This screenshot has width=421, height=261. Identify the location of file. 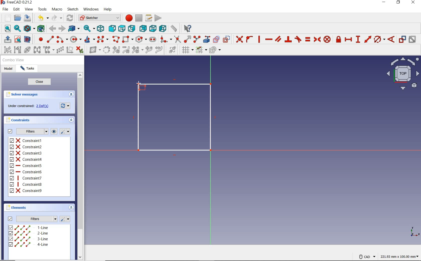
(6, 9).